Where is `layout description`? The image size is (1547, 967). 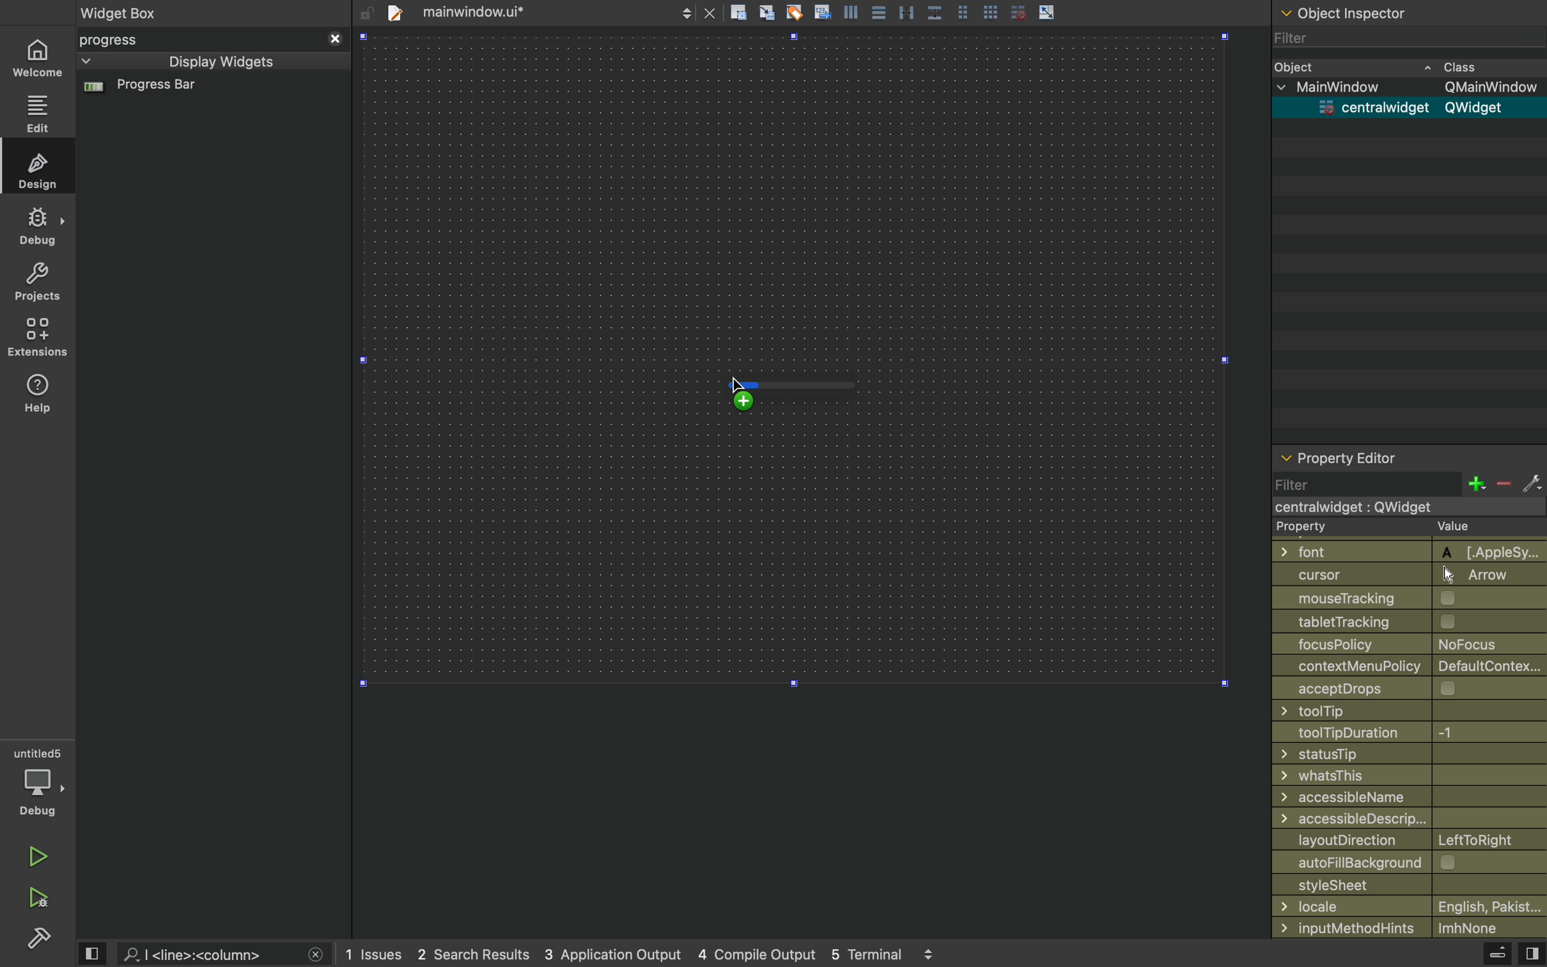 layout description is located at coordinates (1406, 840).